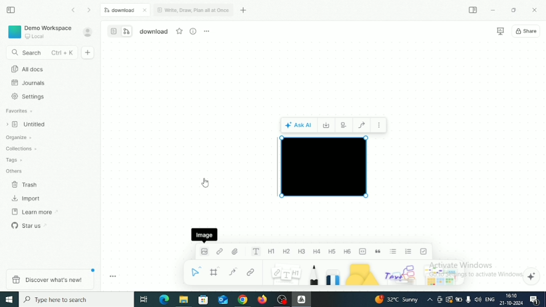 The width and height of the screenshot is (546, 307). What do you see at coordinates (343, 124) in the screenshot?
I see `Add Caption` at bounding box center [343, 124].